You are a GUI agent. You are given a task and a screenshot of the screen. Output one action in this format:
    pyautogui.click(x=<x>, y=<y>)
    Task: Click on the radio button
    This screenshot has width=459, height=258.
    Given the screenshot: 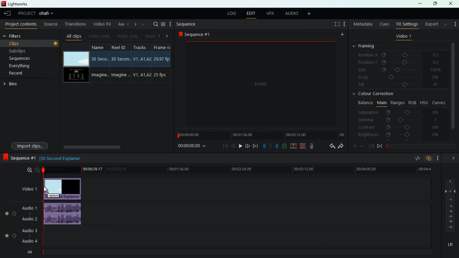 What is the action you would take?
    pyautogui.click(x=9, y=223)
    